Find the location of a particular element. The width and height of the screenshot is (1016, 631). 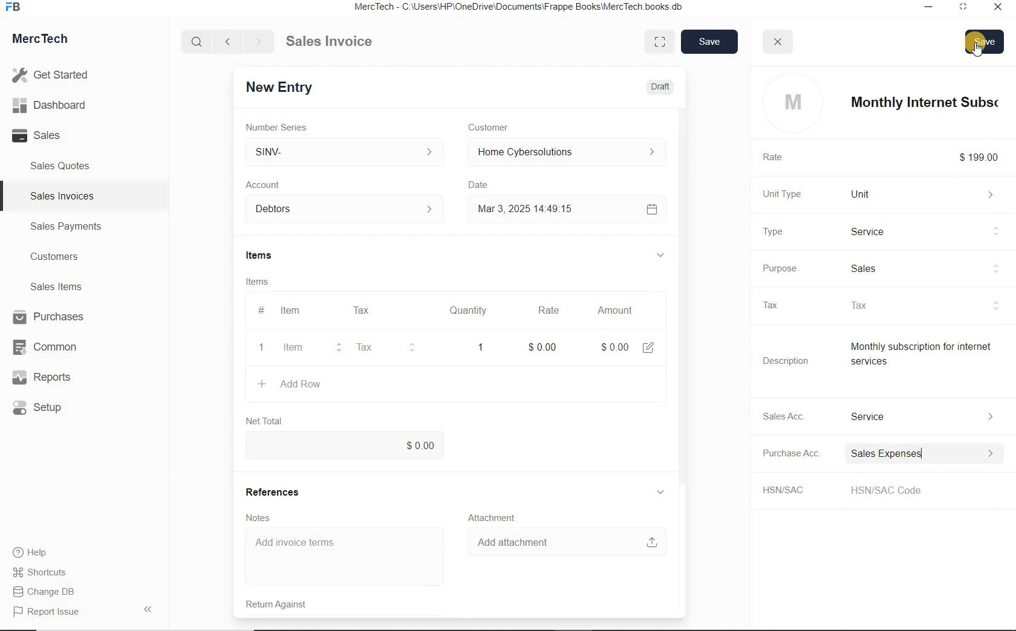

rate: $0.00 is located at coordinates (542, 346).